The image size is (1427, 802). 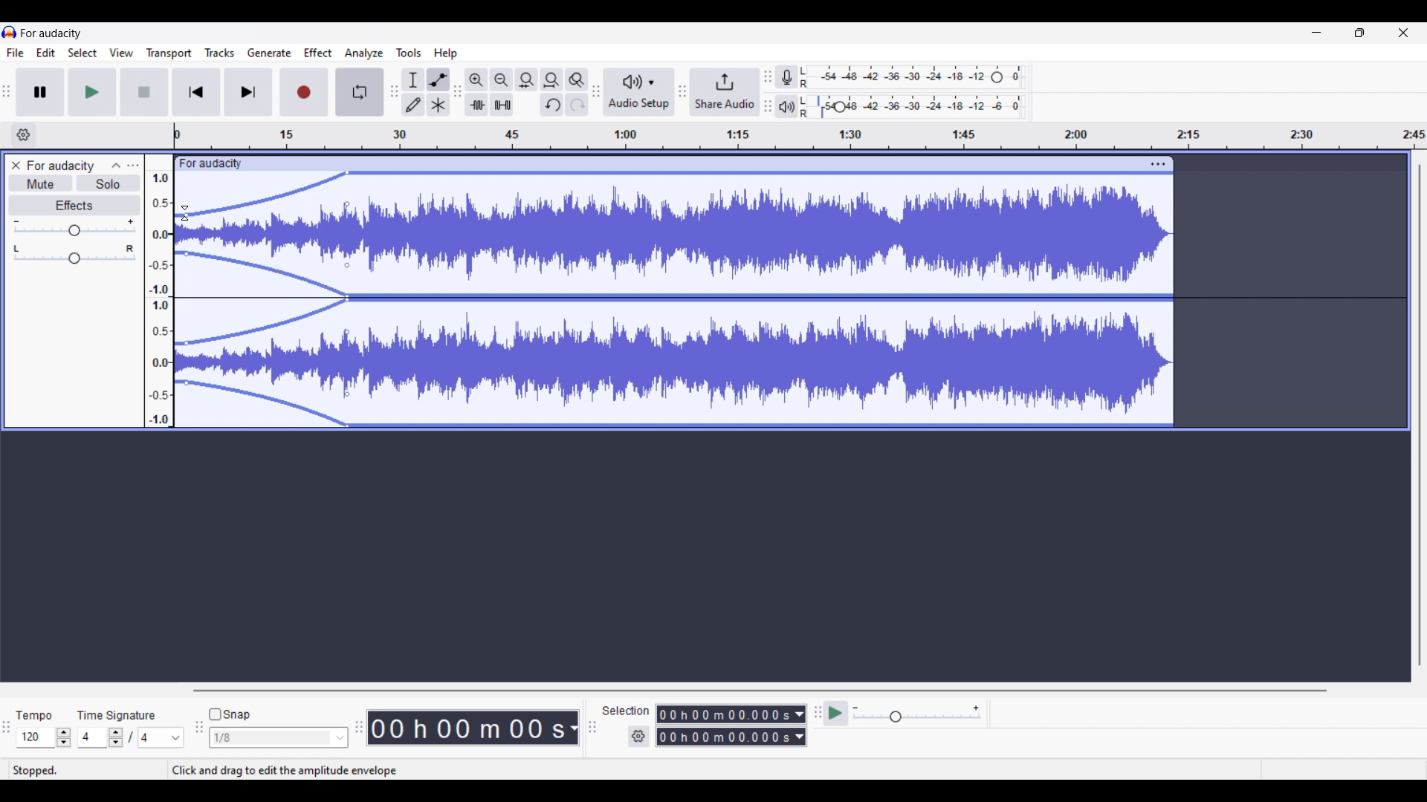 I want to click on stopped, so click(x=36, y=771).